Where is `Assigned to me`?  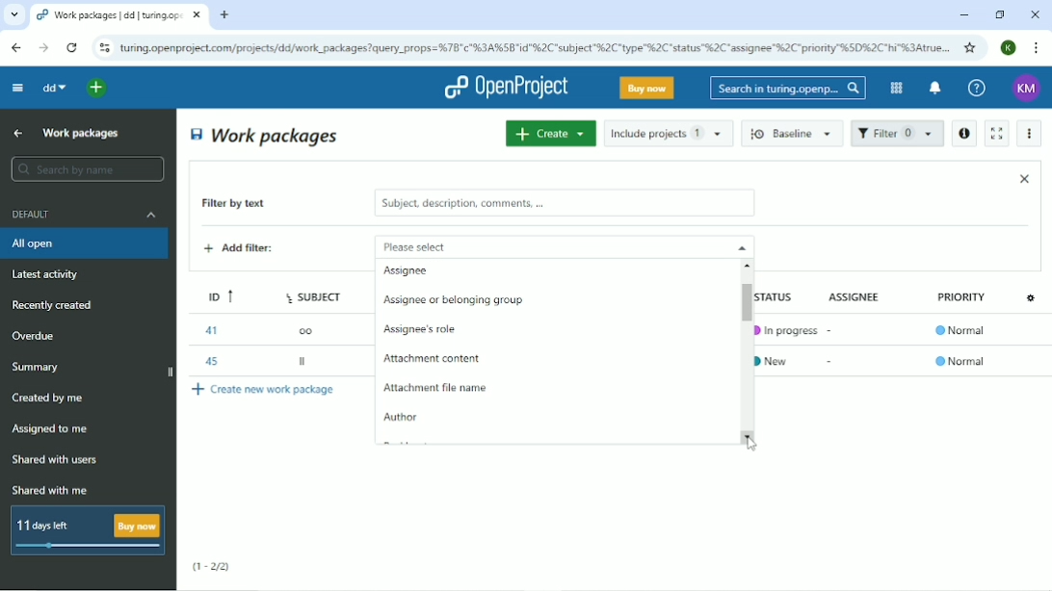 Assigned to me is located at coordinates (51, 429).